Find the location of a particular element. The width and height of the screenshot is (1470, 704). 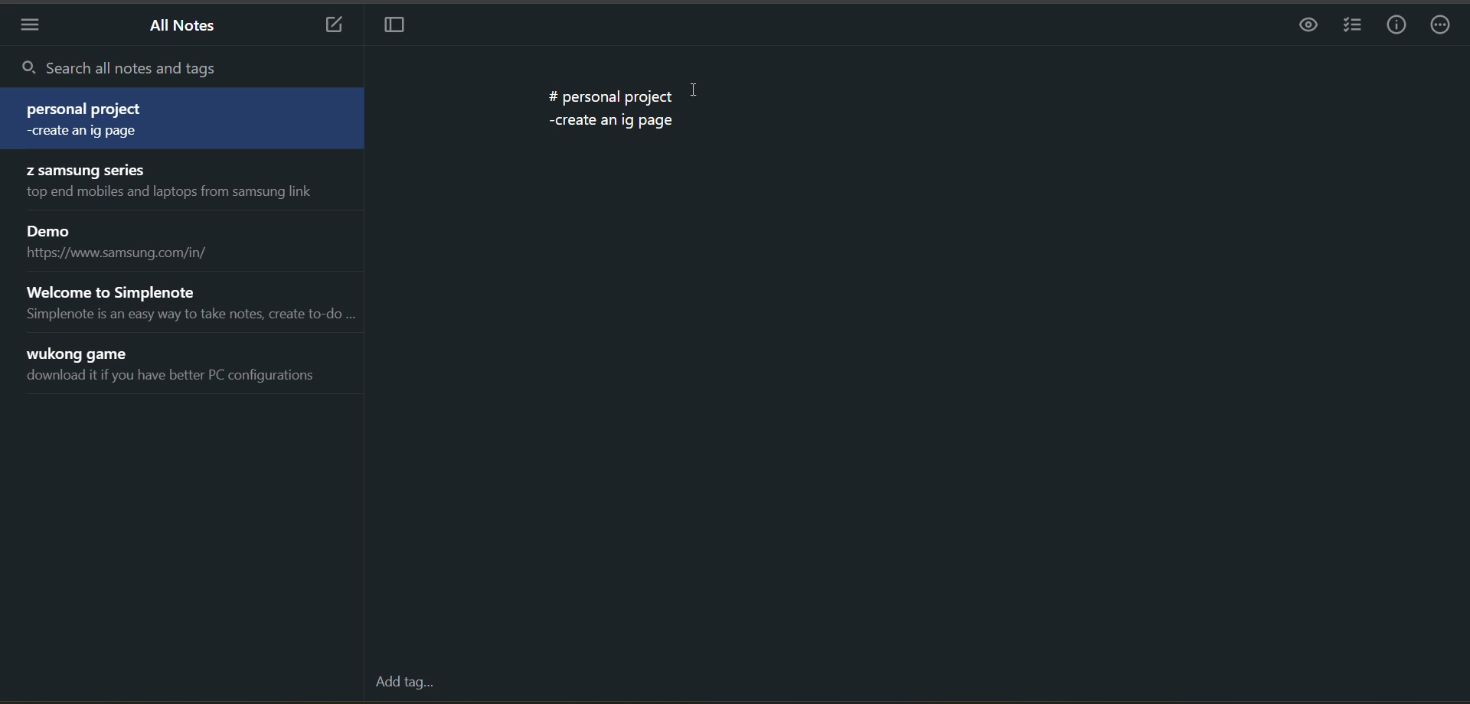

all notes is located at coordinates (183, 27).